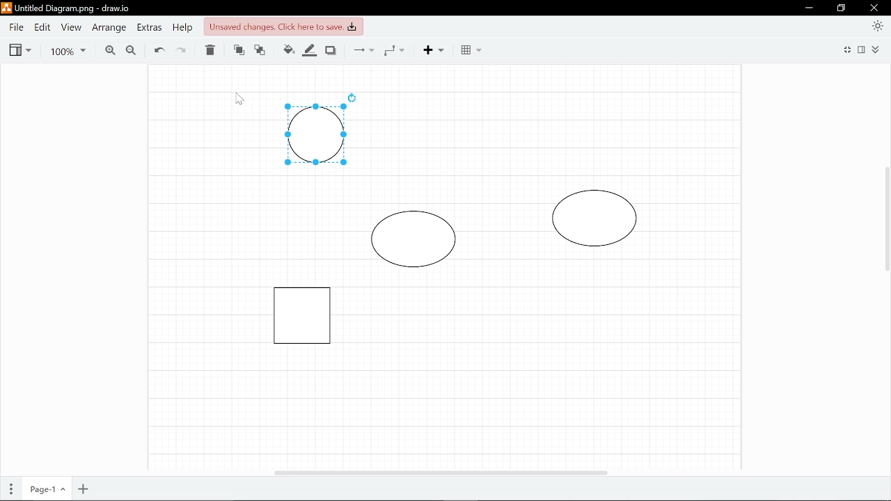 This screenshot has width=891, height=501. I want to click on View, so click(70, 27).